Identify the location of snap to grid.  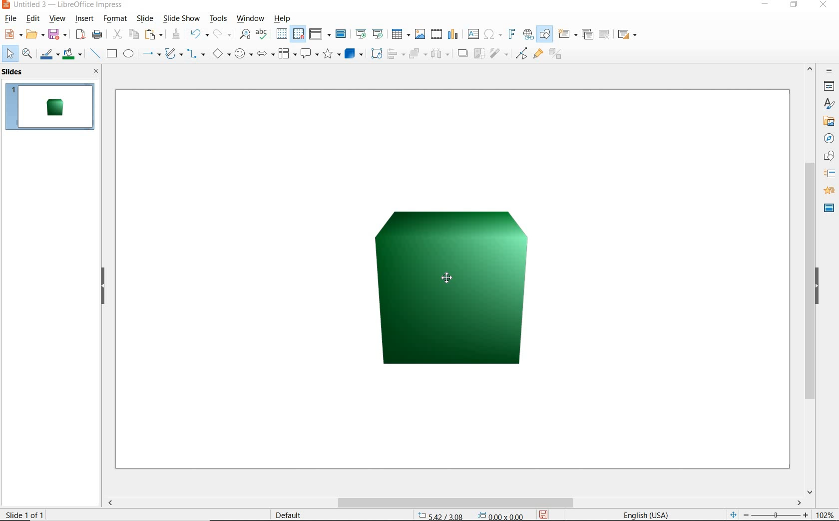
(299, 34).